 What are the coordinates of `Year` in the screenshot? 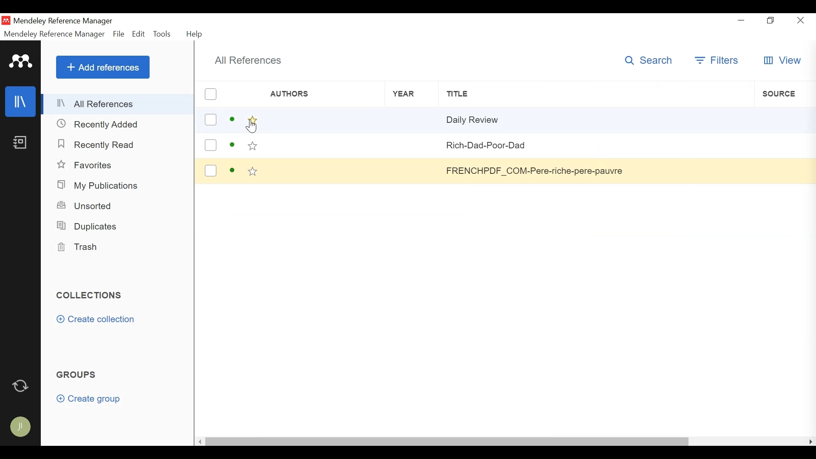 It's located at (405, 94).